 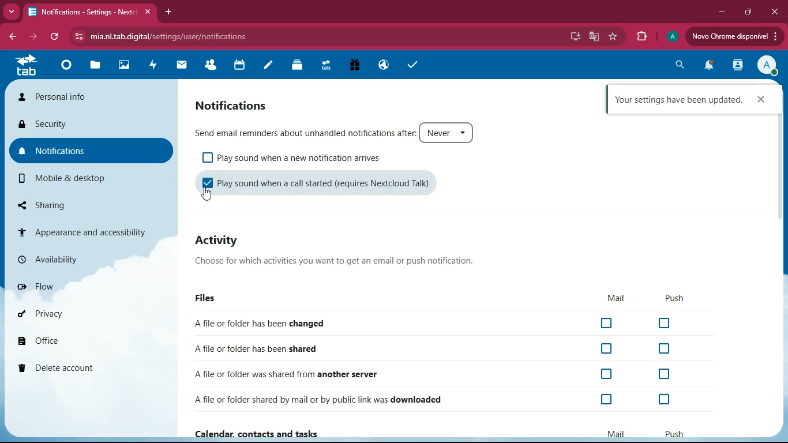 I want to click on desktop, so click(x=573, y=36).